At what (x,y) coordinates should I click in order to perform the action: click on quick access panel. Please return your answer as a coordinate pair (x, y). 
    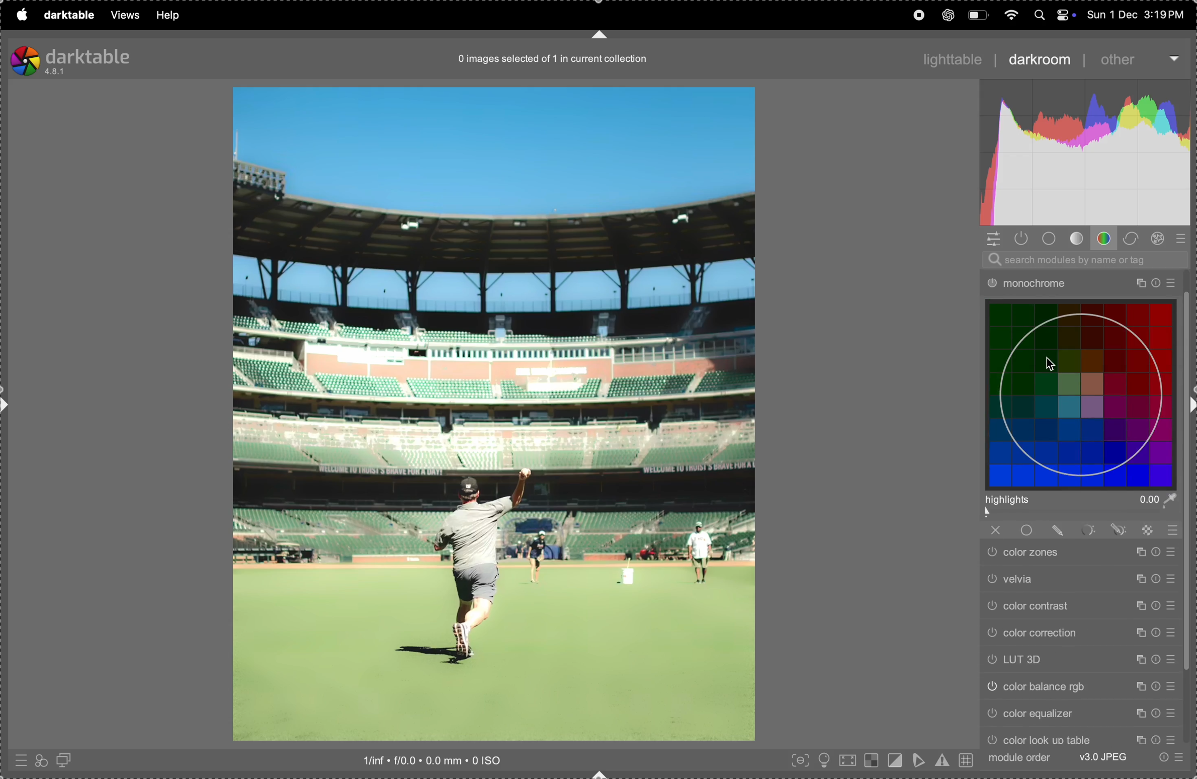
    Looking at the image, I should click on (992, 239).